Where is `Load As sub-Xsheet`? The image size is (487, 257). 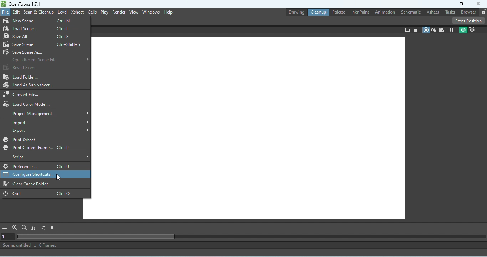
Load As sub-Xsheet is located at coordinates (31, 85).